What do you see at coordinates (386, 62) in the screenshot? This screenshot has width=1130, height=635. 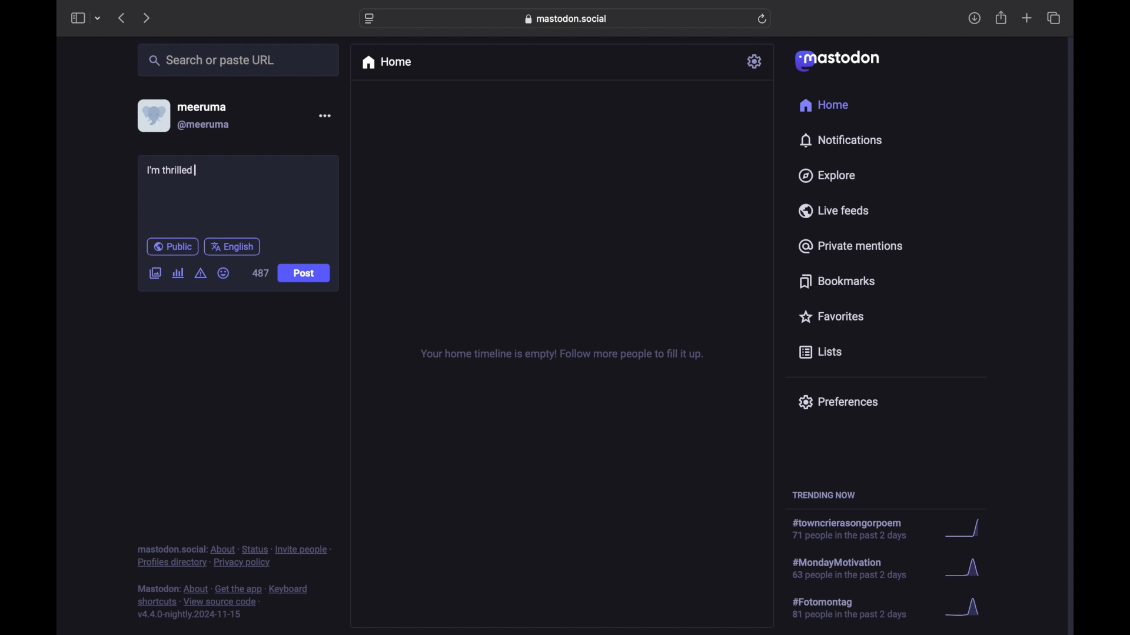 I see `home` at bounding box center [386, 62].